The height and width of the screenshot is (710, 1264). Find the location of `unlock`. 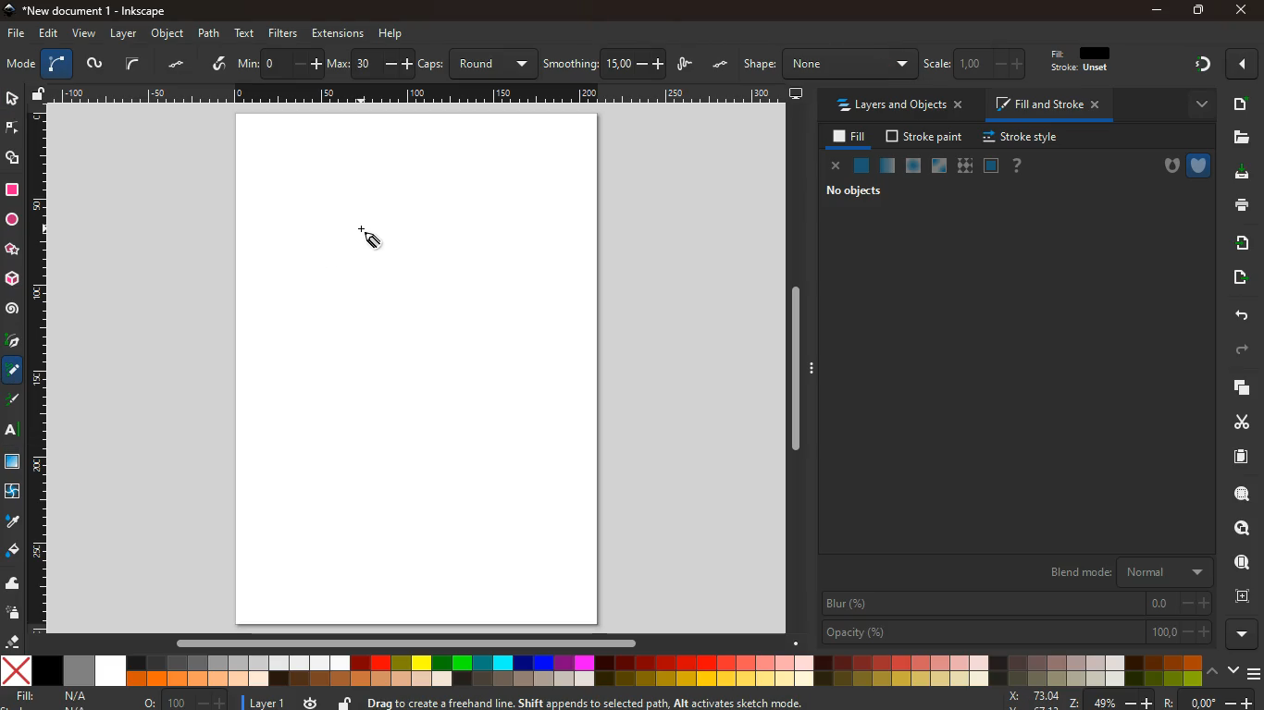

unlock is located at coordinates (40, 95).